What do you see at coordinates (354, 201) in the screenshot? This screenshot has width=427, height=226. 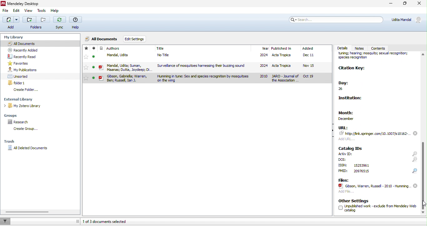 I see `other settings` at bounding box center [354, 201].